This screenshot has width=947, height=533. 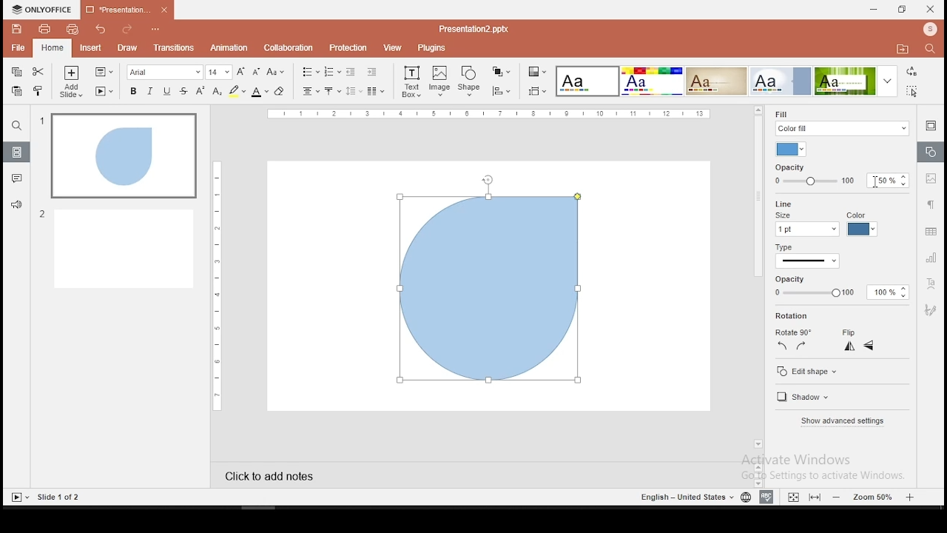 I want to click on close window, so click(x=931, y=9).